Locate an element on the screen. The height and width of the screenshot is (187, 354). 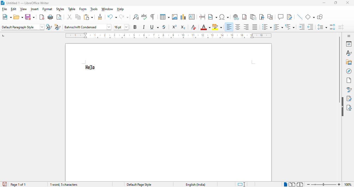
file is located at coordinates (5, 10).